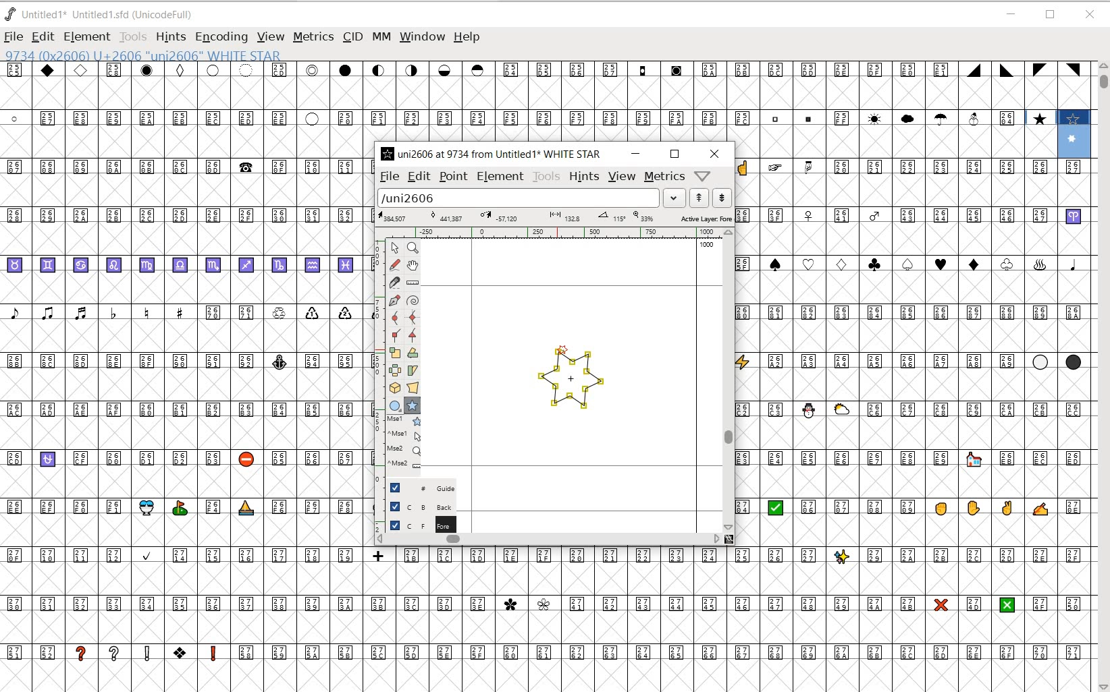 The height and width of the screenshot is (692, 1110). Describe the element at coordinates (405, 442) in the screenshot. I see `OCCURENCES OF EDITING TOOLS ON THE WINDOW` at that location.